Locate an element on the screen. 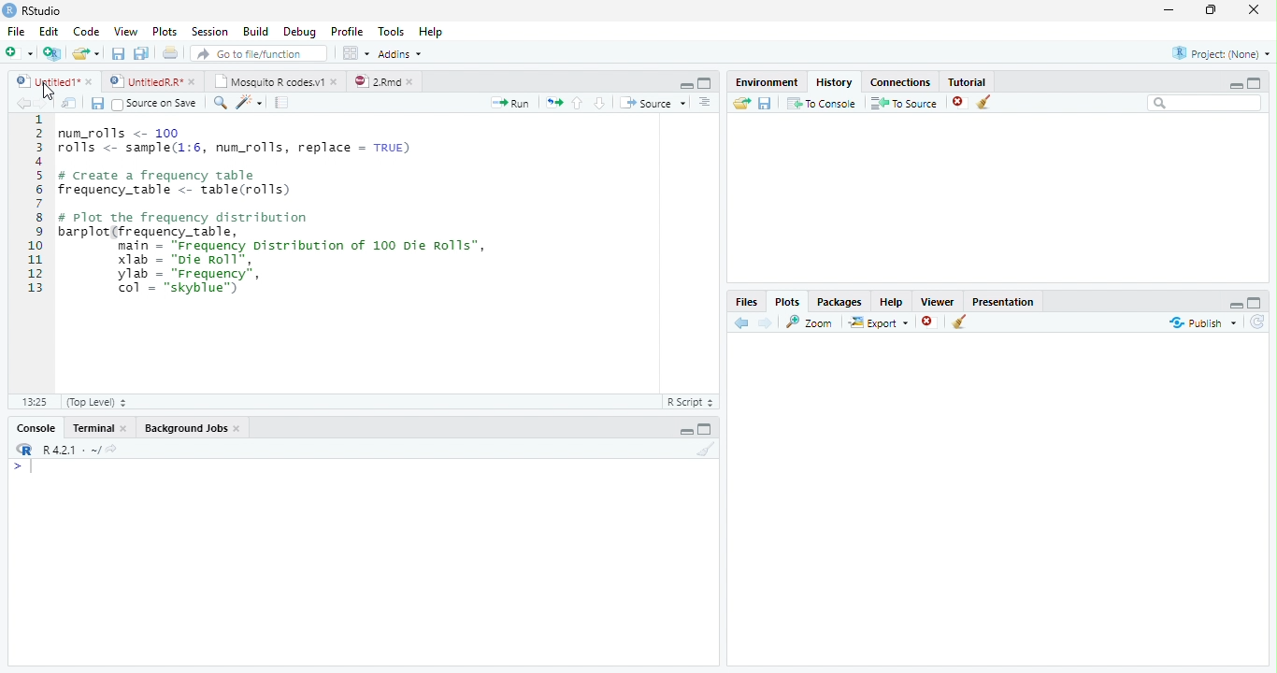 The height and width of the screenshot is (673, 1277). Load History from existing file is located at coordinates (741, 103).